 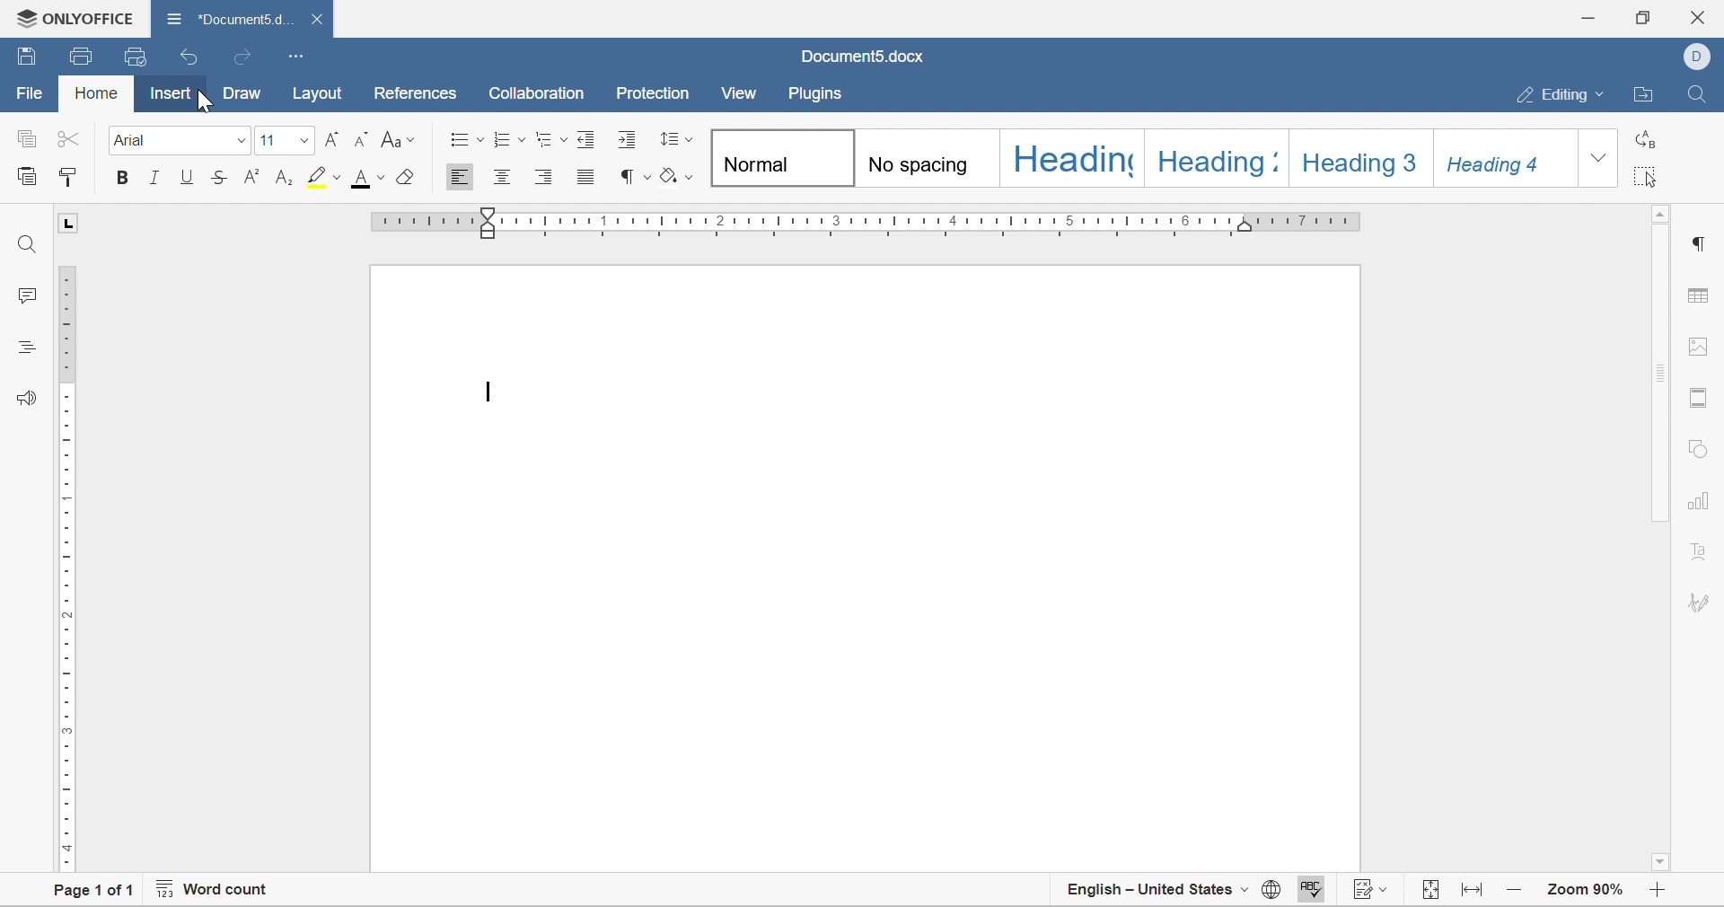 I want to click on L, so click(x=73, y=226).